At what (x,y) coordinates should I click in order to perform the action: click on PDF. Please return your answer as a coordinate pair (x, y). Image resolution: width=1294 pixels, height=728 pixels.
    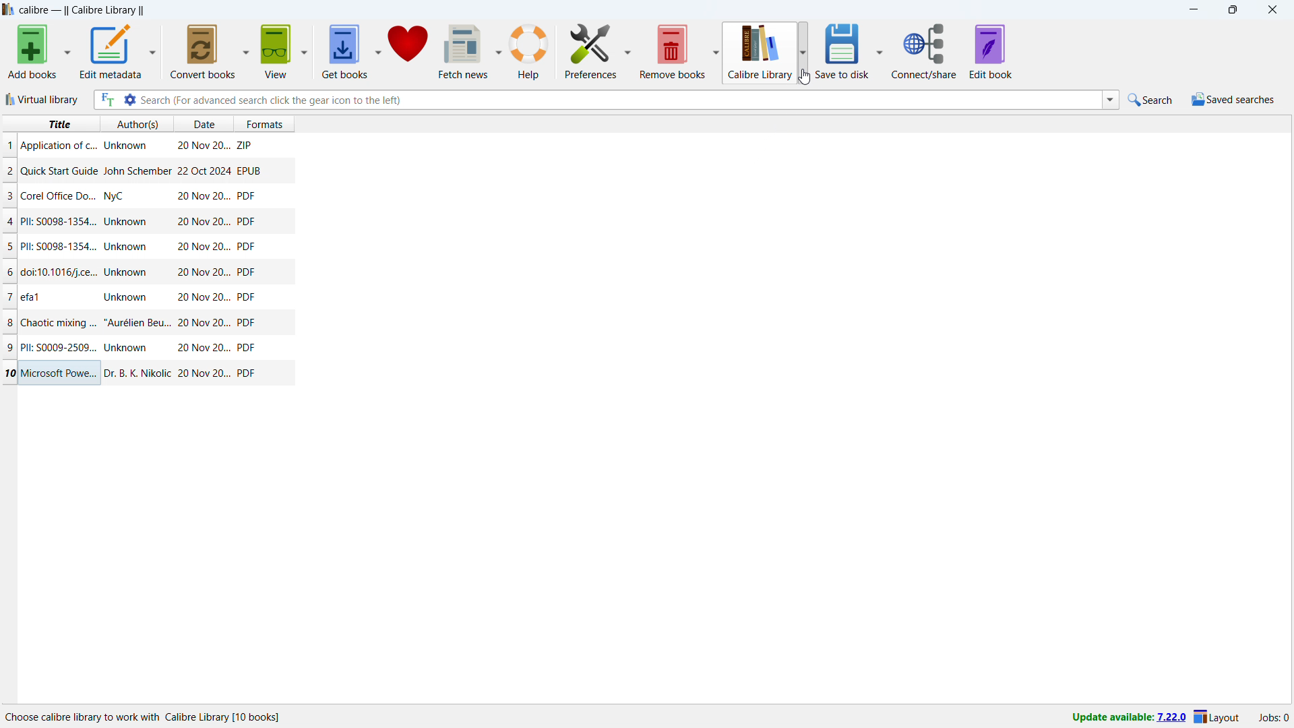
    Looking at the image, I should click on (246, 348).